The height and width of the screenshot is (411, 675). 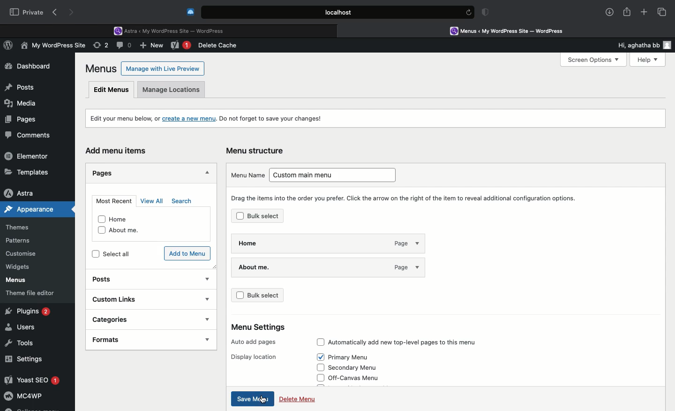 What do you see at coordinates (130, 339) in the screenshot?
I see `Formats` at bounding box center [130, 339].